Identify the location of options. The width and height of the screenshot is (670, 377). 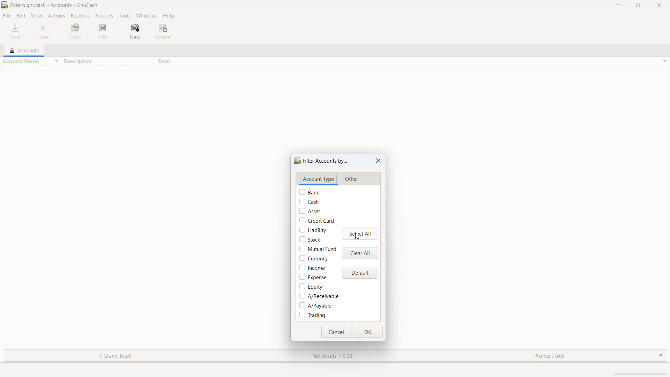
(664, 61).